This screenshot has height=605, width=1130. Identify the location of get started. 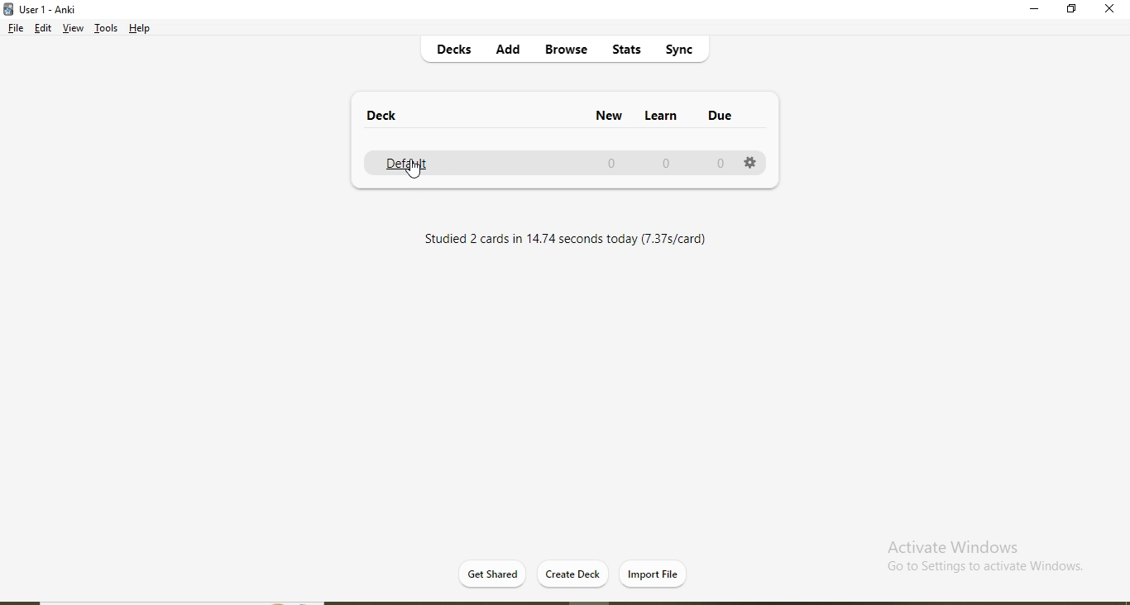
(496, 573).